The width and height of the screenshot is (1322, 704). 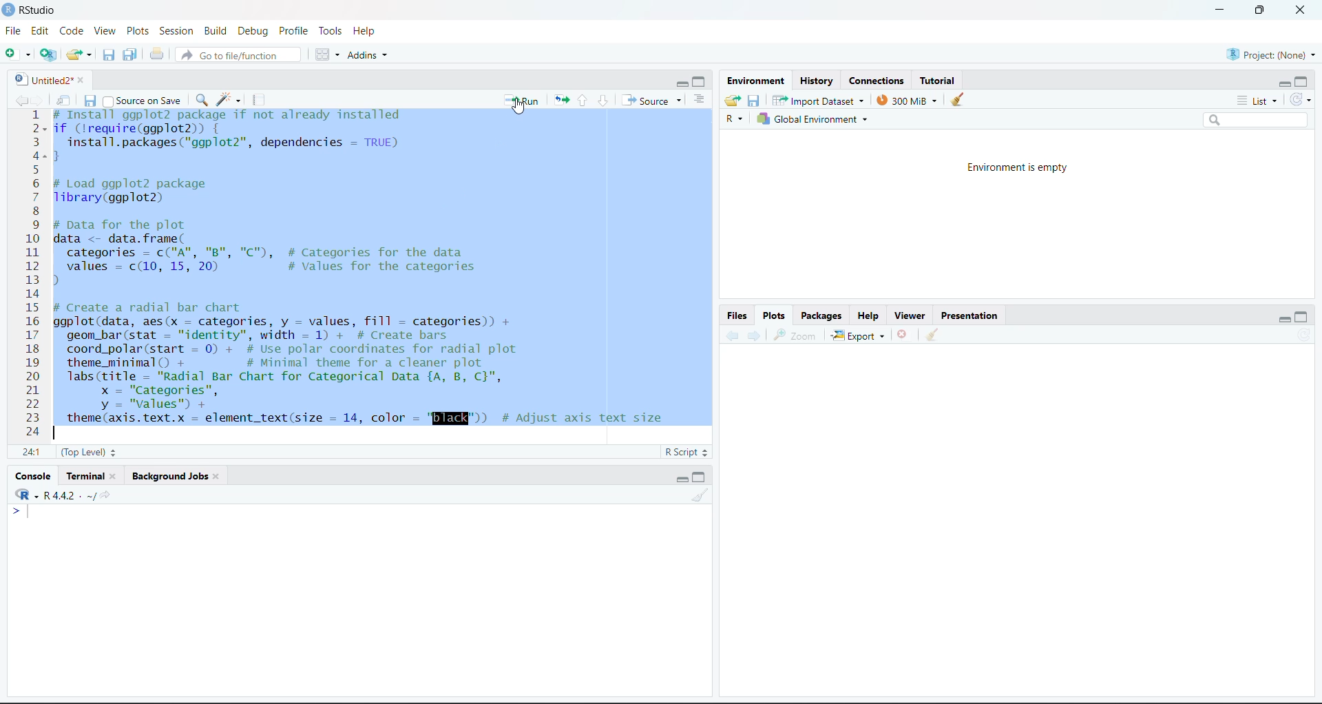 I want to click on (Top Level) , so click(x=88, y=453).